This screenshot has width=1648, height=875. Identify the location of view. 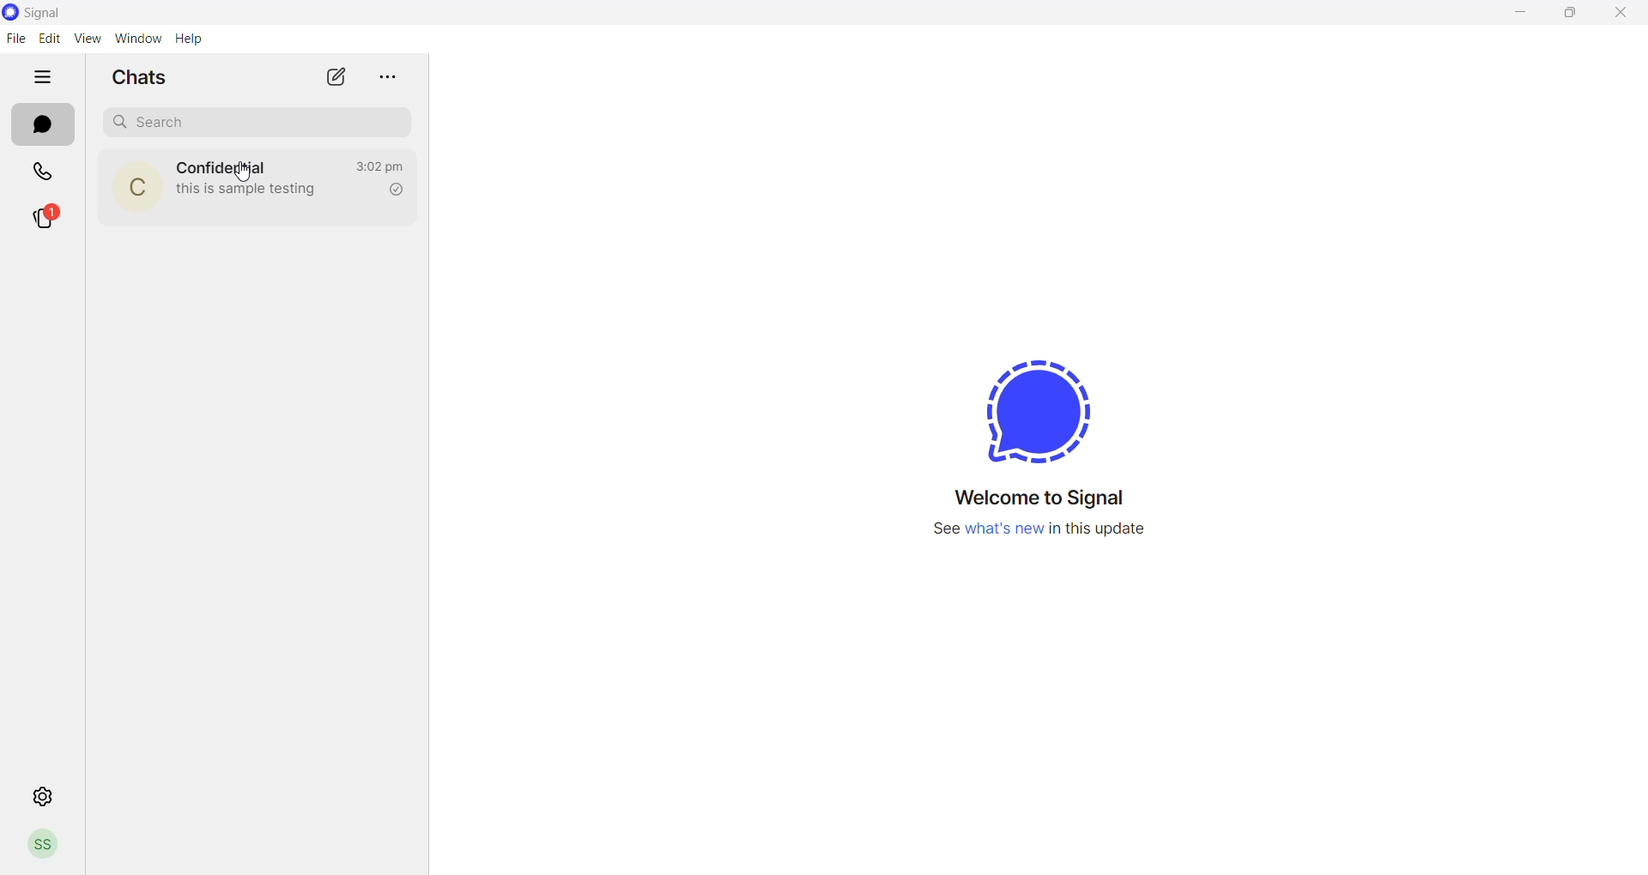
(86, 38).